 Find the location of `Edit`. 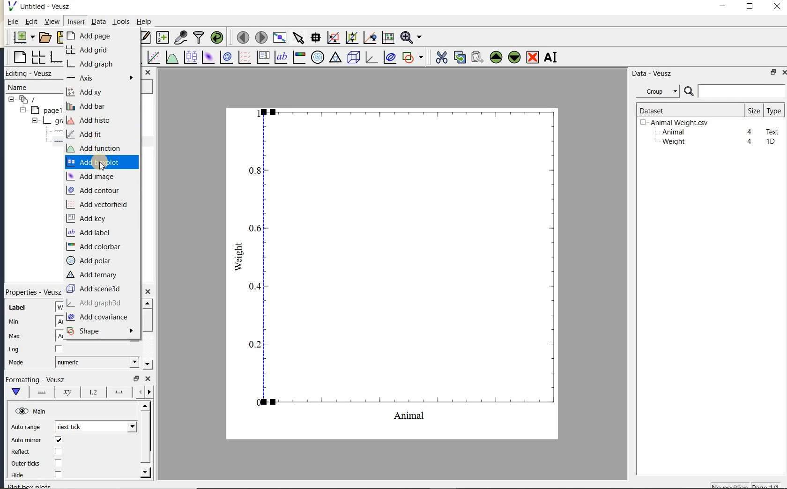

Edit is located at coordinates (30, 22).